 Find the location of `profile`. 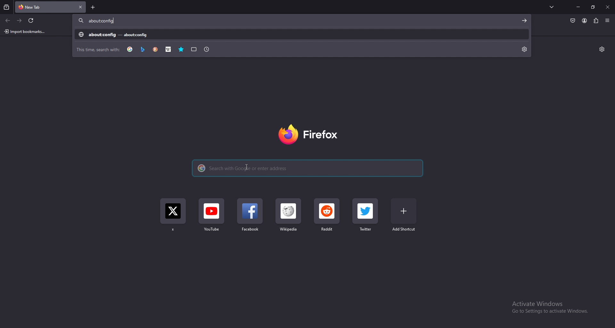

profile is located at coordinates (584, 21).